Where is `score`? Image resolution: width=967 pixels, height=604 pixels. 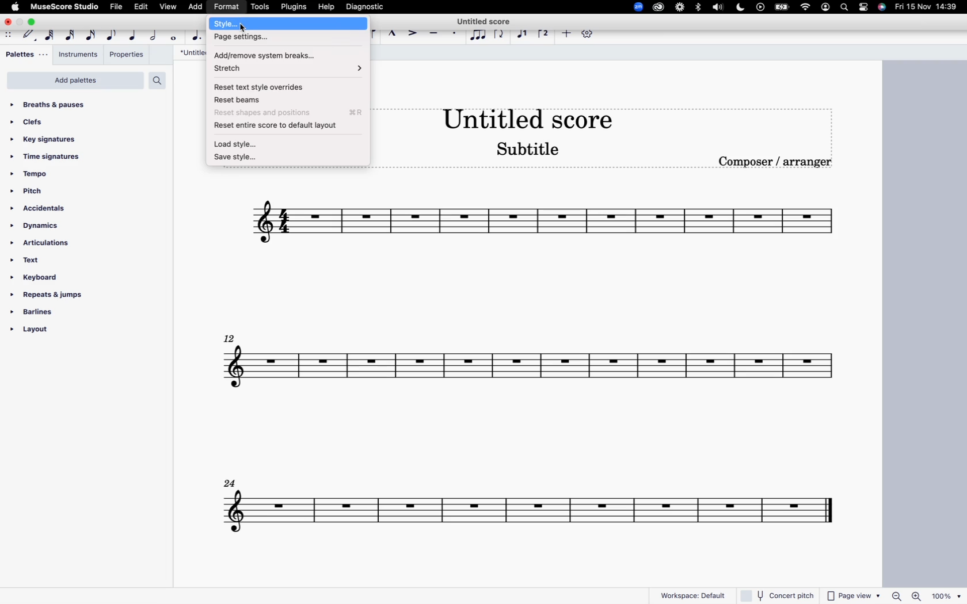
score is located at coordinates (526, 371).